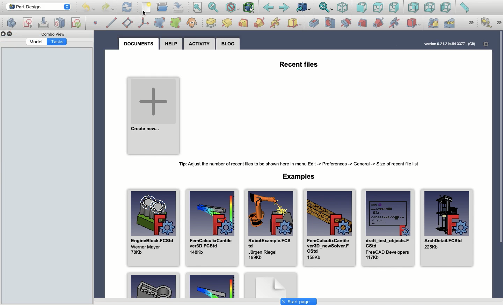  What do you see at coordinates (28, 23) in the screenshot?
I see `Create body` at bounding box center [28, 23].